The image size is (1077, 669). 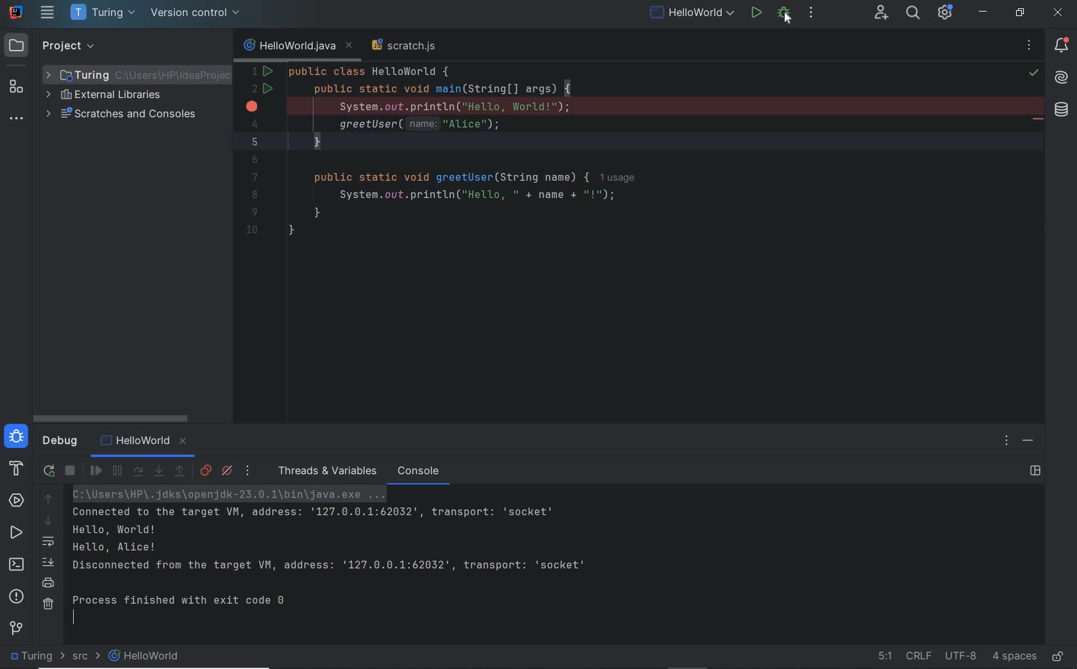 I want to click on file encoding, so click(x=960, y=656).